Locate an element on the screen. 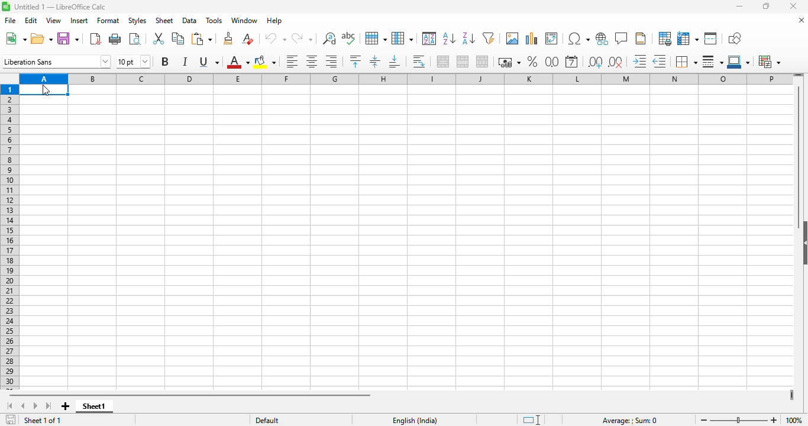 The height and width of the screenshot is (426, 808). align right is located at coordinates (331, 62).